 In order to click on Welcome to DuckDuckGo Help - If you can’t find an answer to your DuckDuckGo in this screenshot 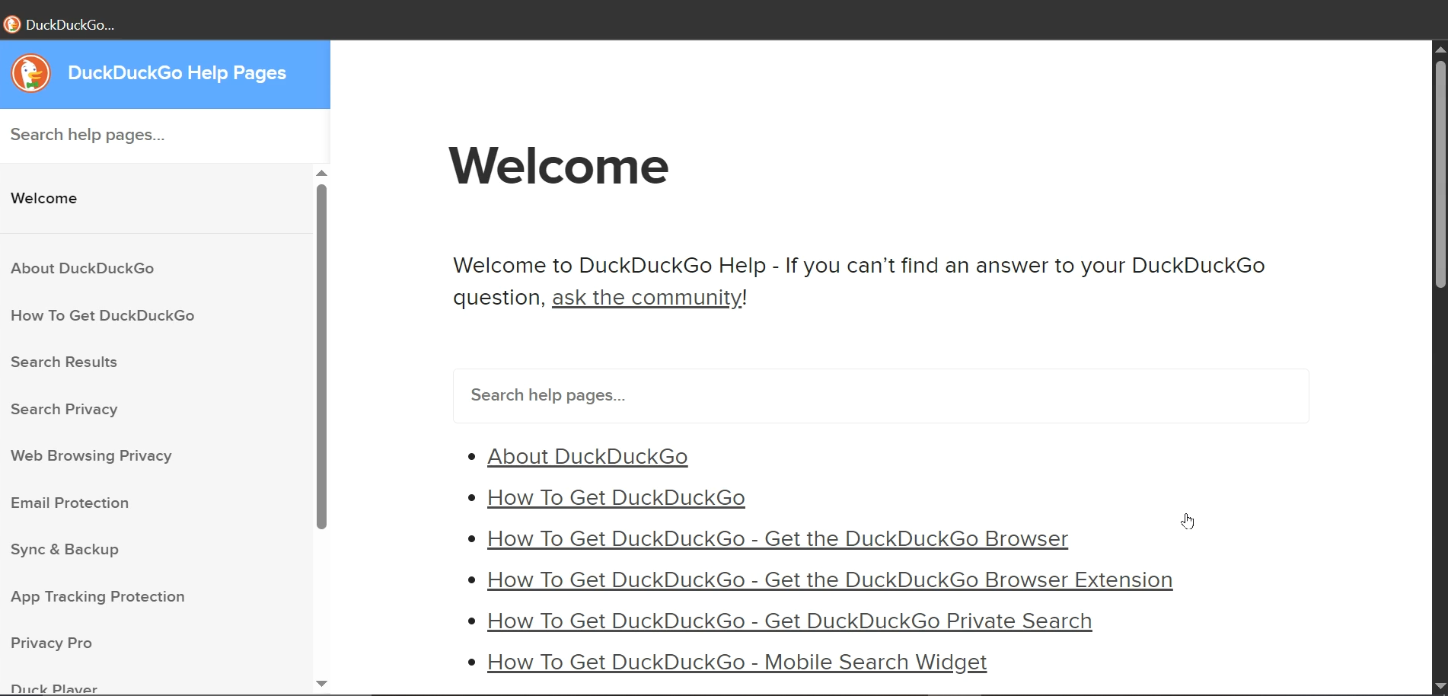, I will do `click(860, 265)`.